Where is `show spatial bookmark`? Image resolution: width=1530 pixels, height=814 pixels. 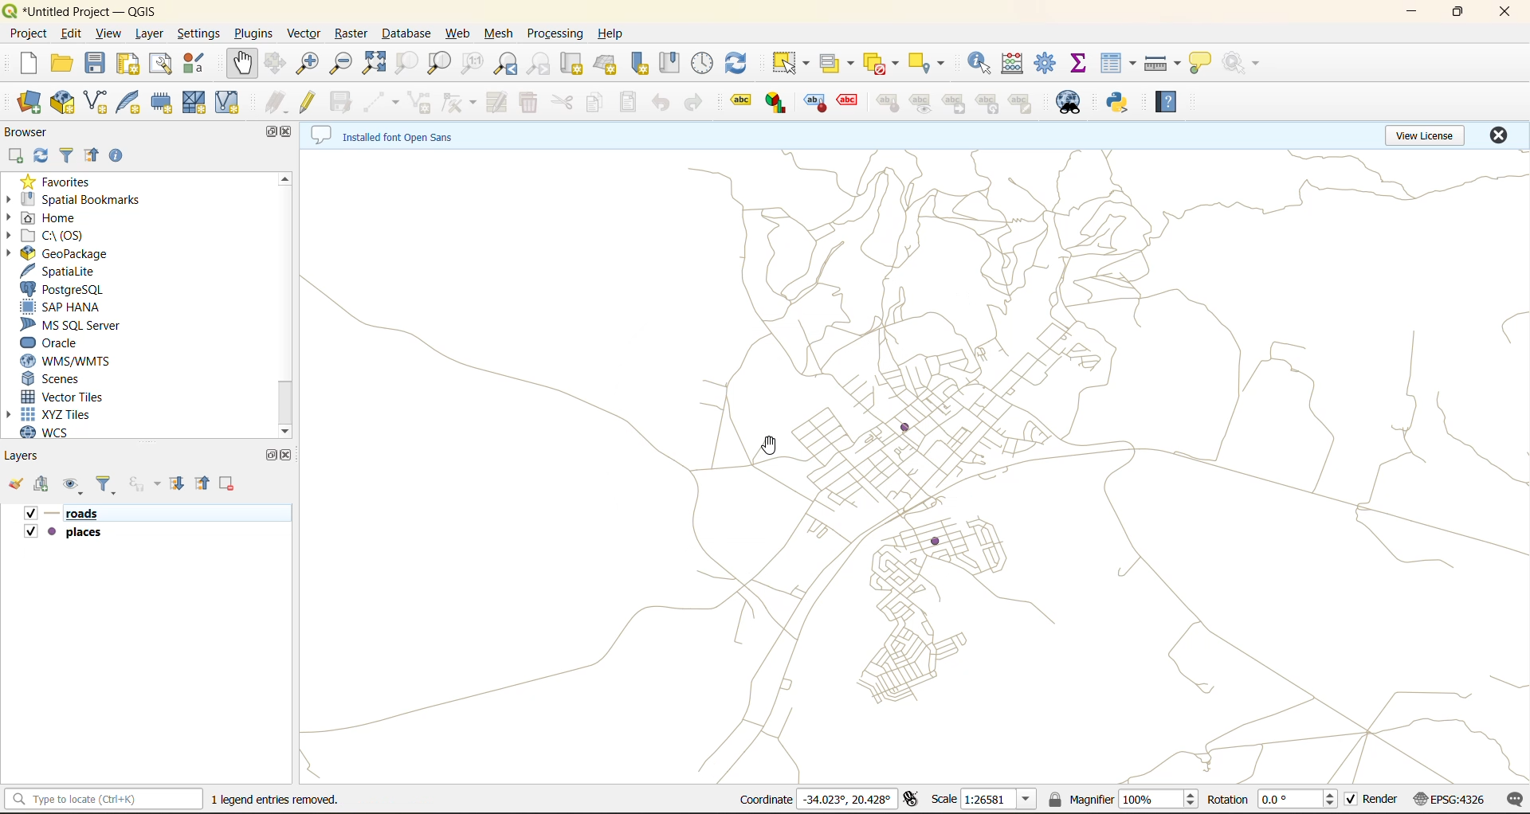 show spatial bookmark is located at coordinates (670, 61).